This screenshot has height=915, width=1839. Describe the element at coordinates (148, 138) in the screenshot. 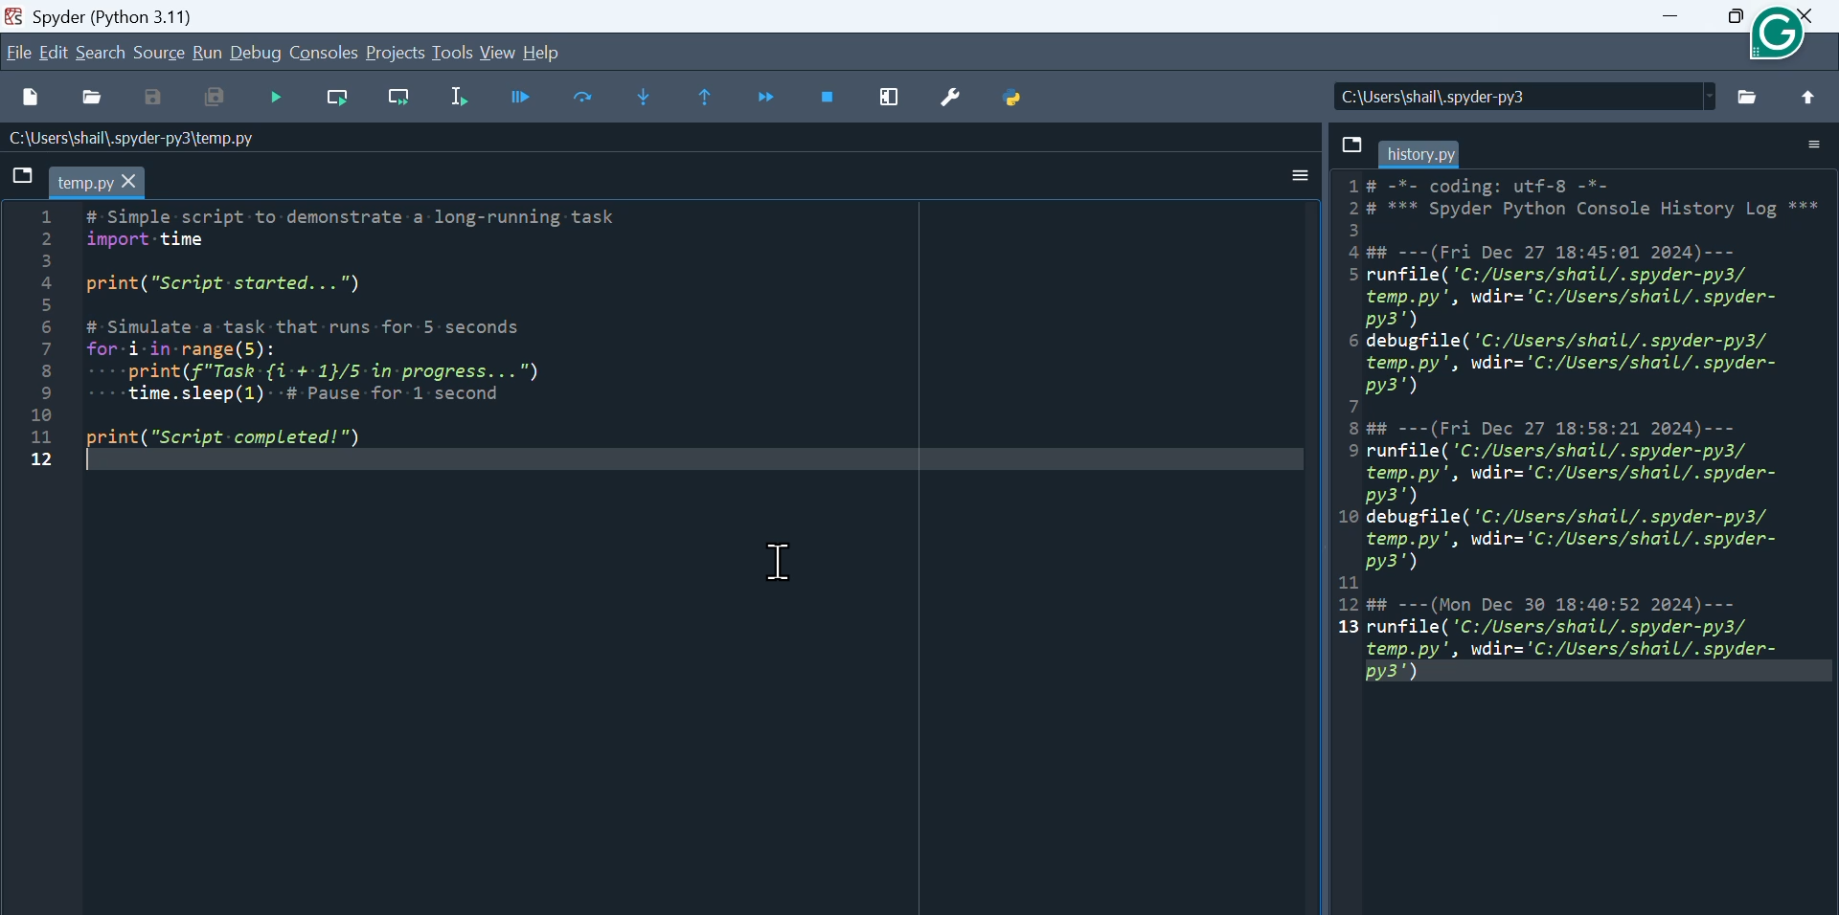

I see `C:\Users\shail\.spyder-py3\temp.py` at that location.